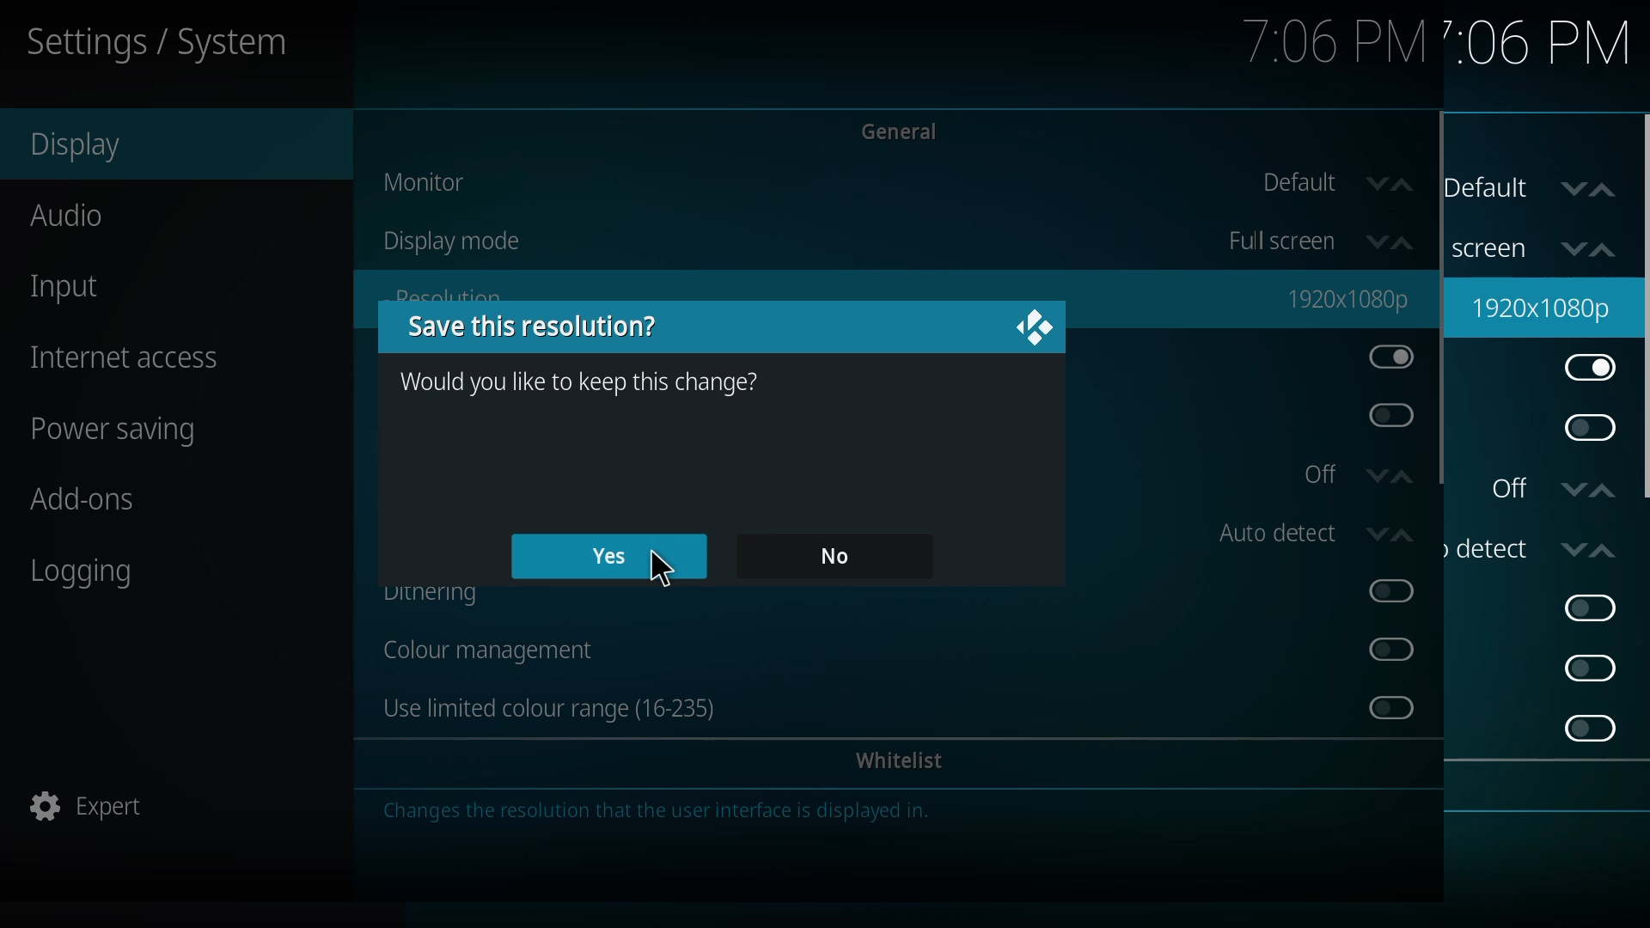  What do you see at coordinates (1336, 183) in the screenshot?
I see `default` at bounding box center [1336, 183].